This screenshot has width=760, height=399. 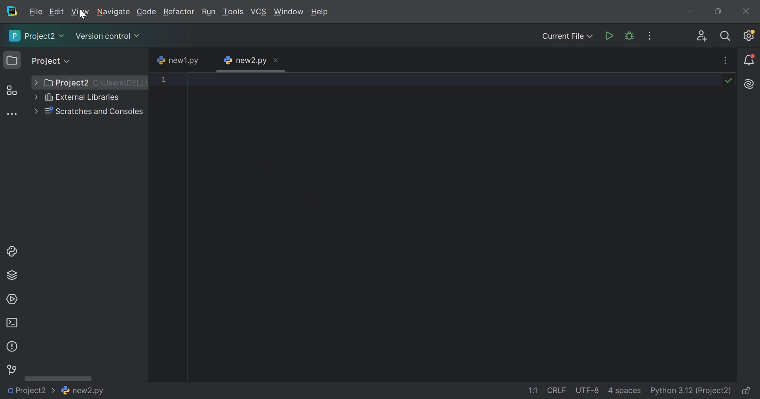 What do you see at coordinates (83, 14) in the screenshot?
I see `cursor` at bounding box center [83, 14].